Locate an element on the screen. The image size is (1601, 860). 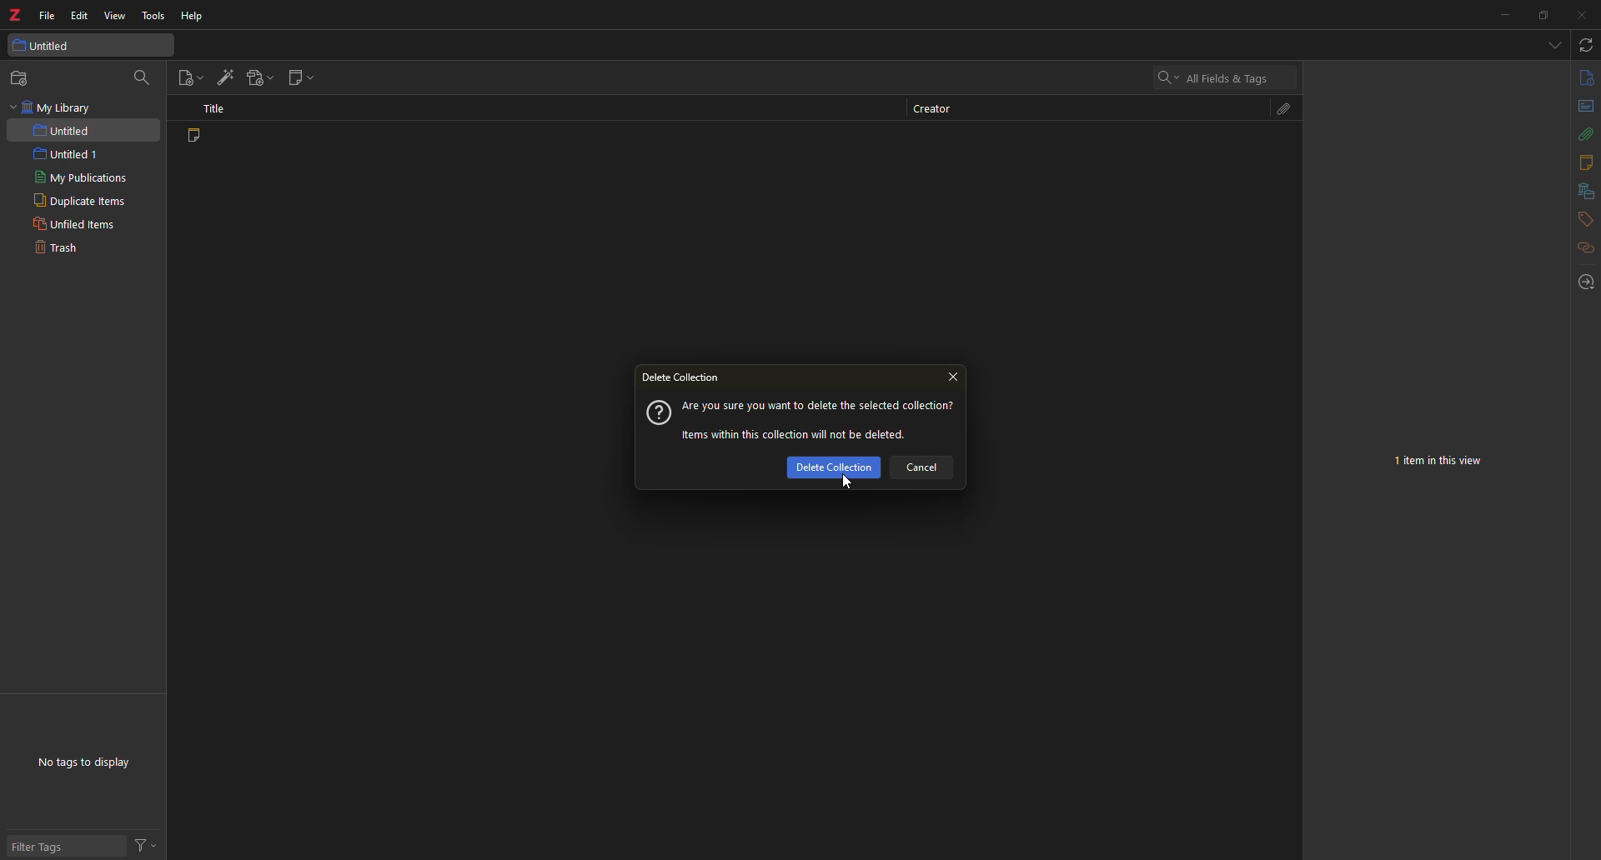
untitled is located at coordinates (69, 130).